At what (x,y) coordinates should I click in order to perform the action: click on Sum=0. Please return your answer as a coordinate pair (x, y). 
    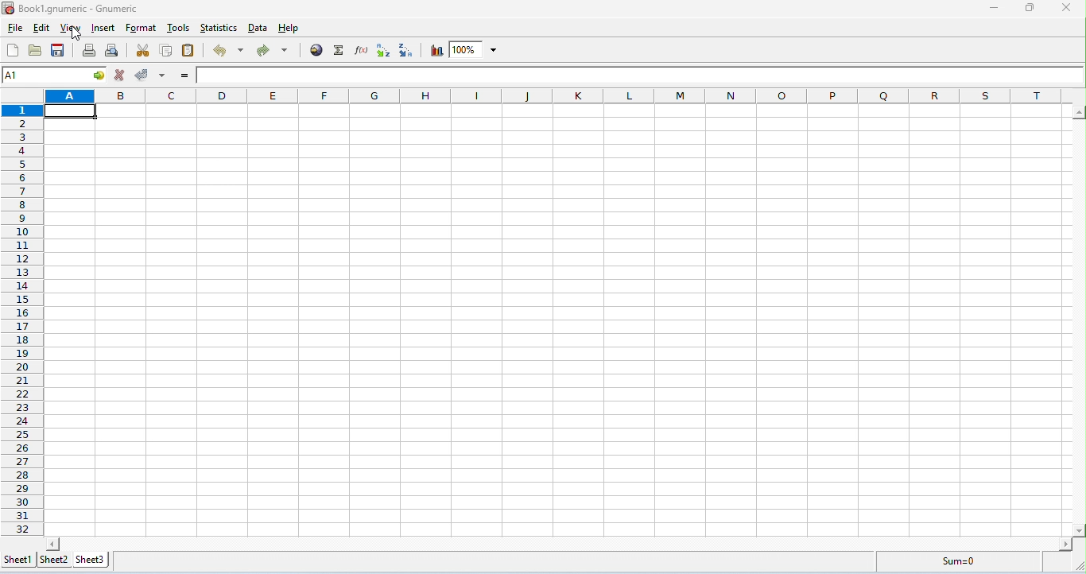
    Looking at the image, I should click on (952, 562).